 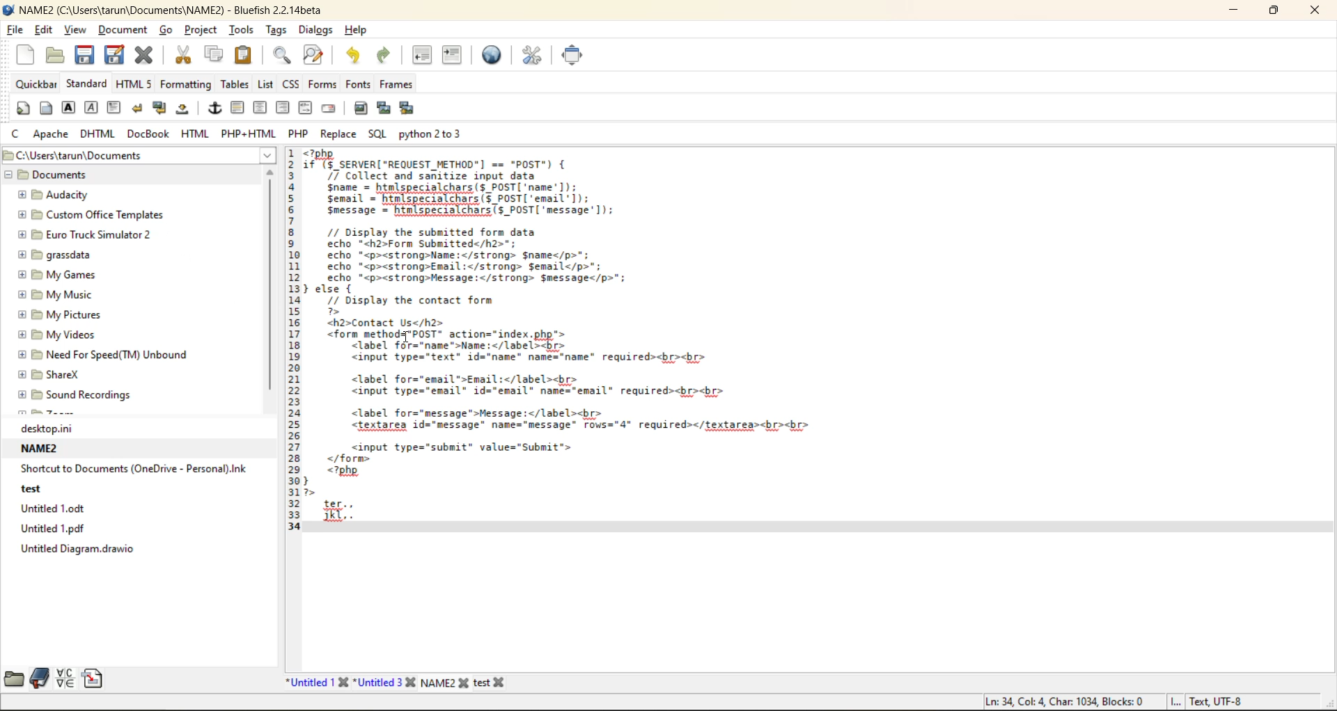 I want to click on horizontal rule, so click(x=237, y=109).